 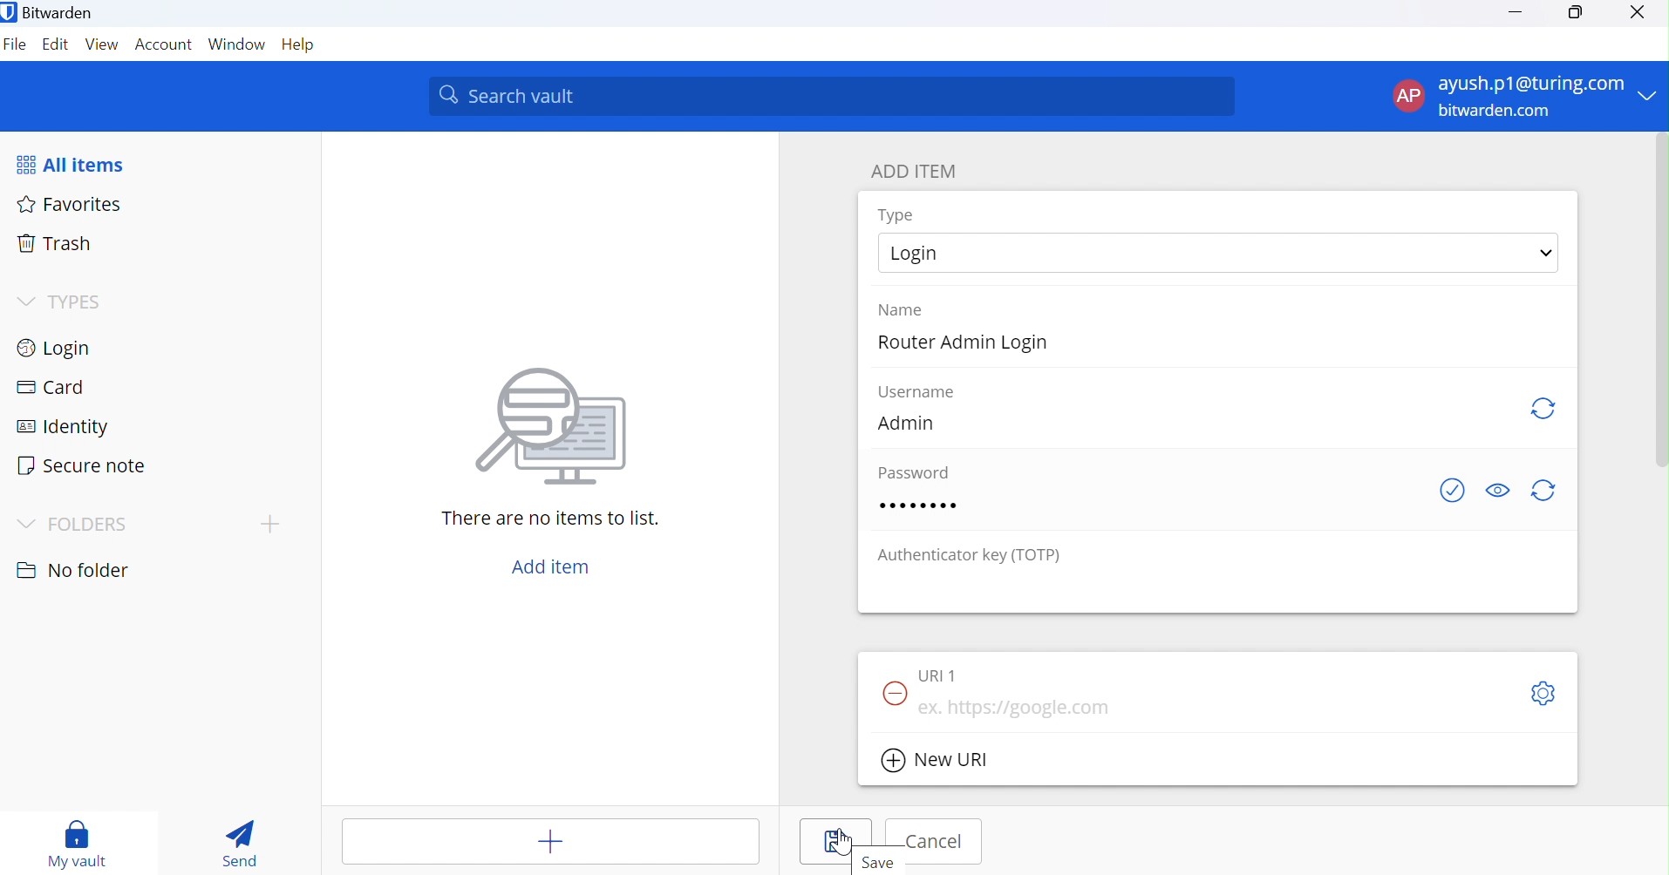 I want to click on Minimize, so click(x=1516, y=12).